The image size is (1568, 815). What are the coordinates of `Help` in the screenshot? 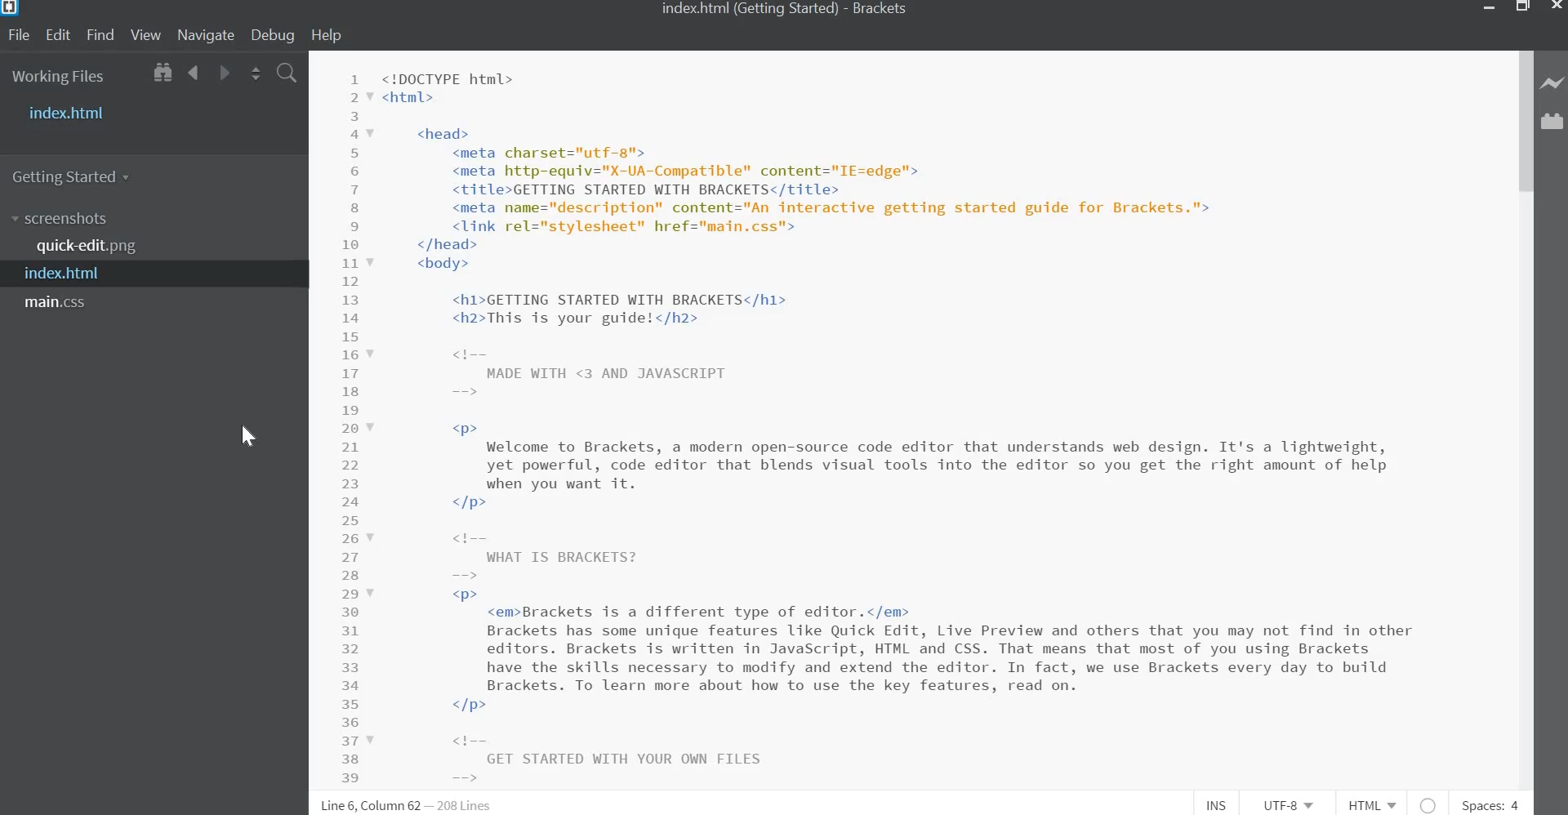 It's located at (332, 35).